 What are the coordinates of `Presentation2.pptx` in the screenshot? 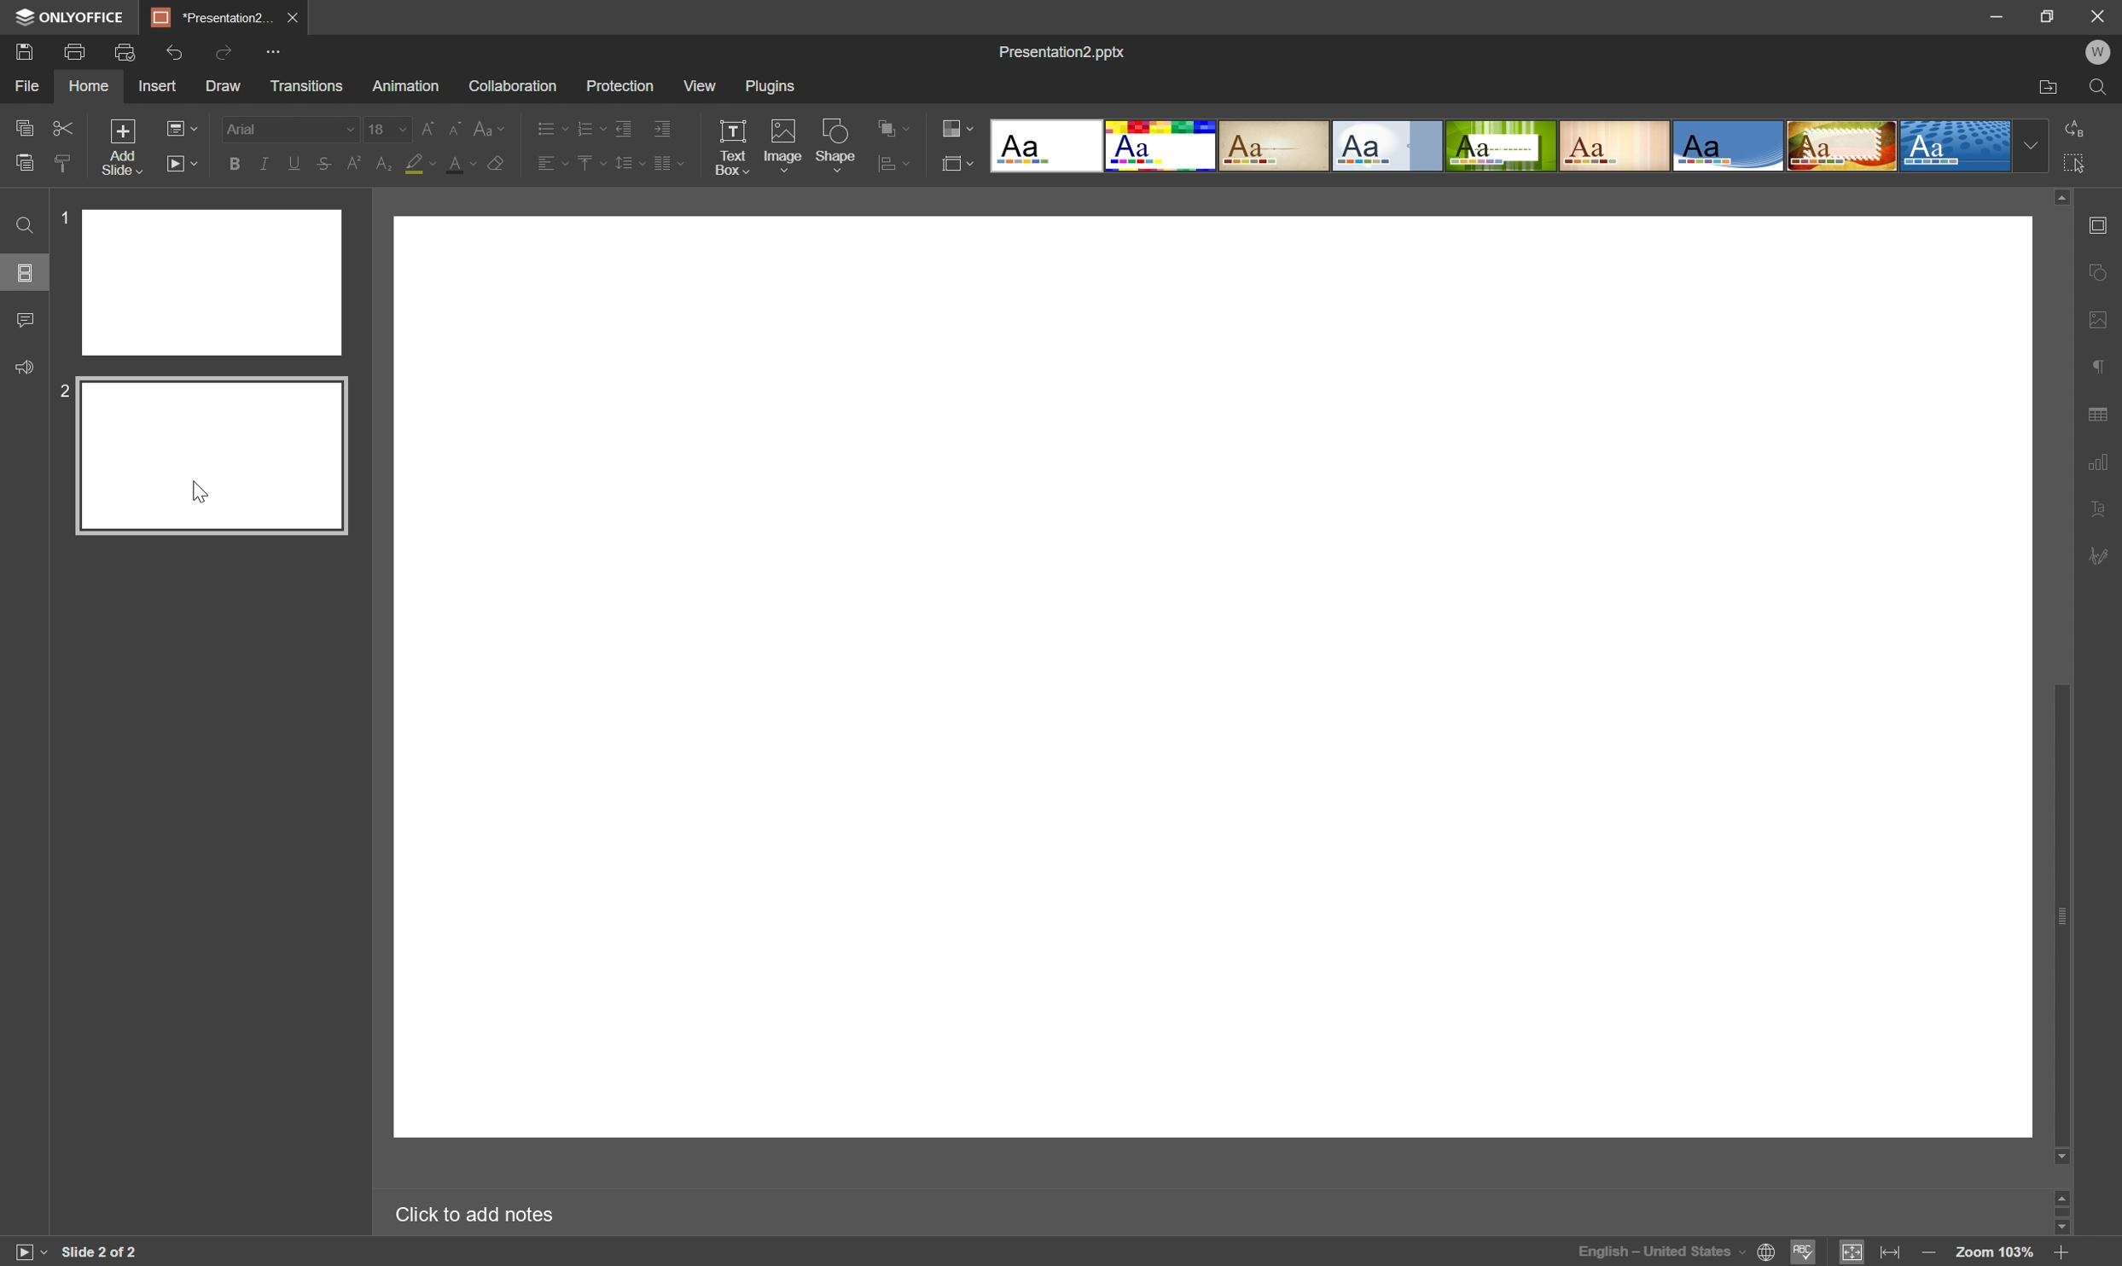 It's located at (1067, 54).